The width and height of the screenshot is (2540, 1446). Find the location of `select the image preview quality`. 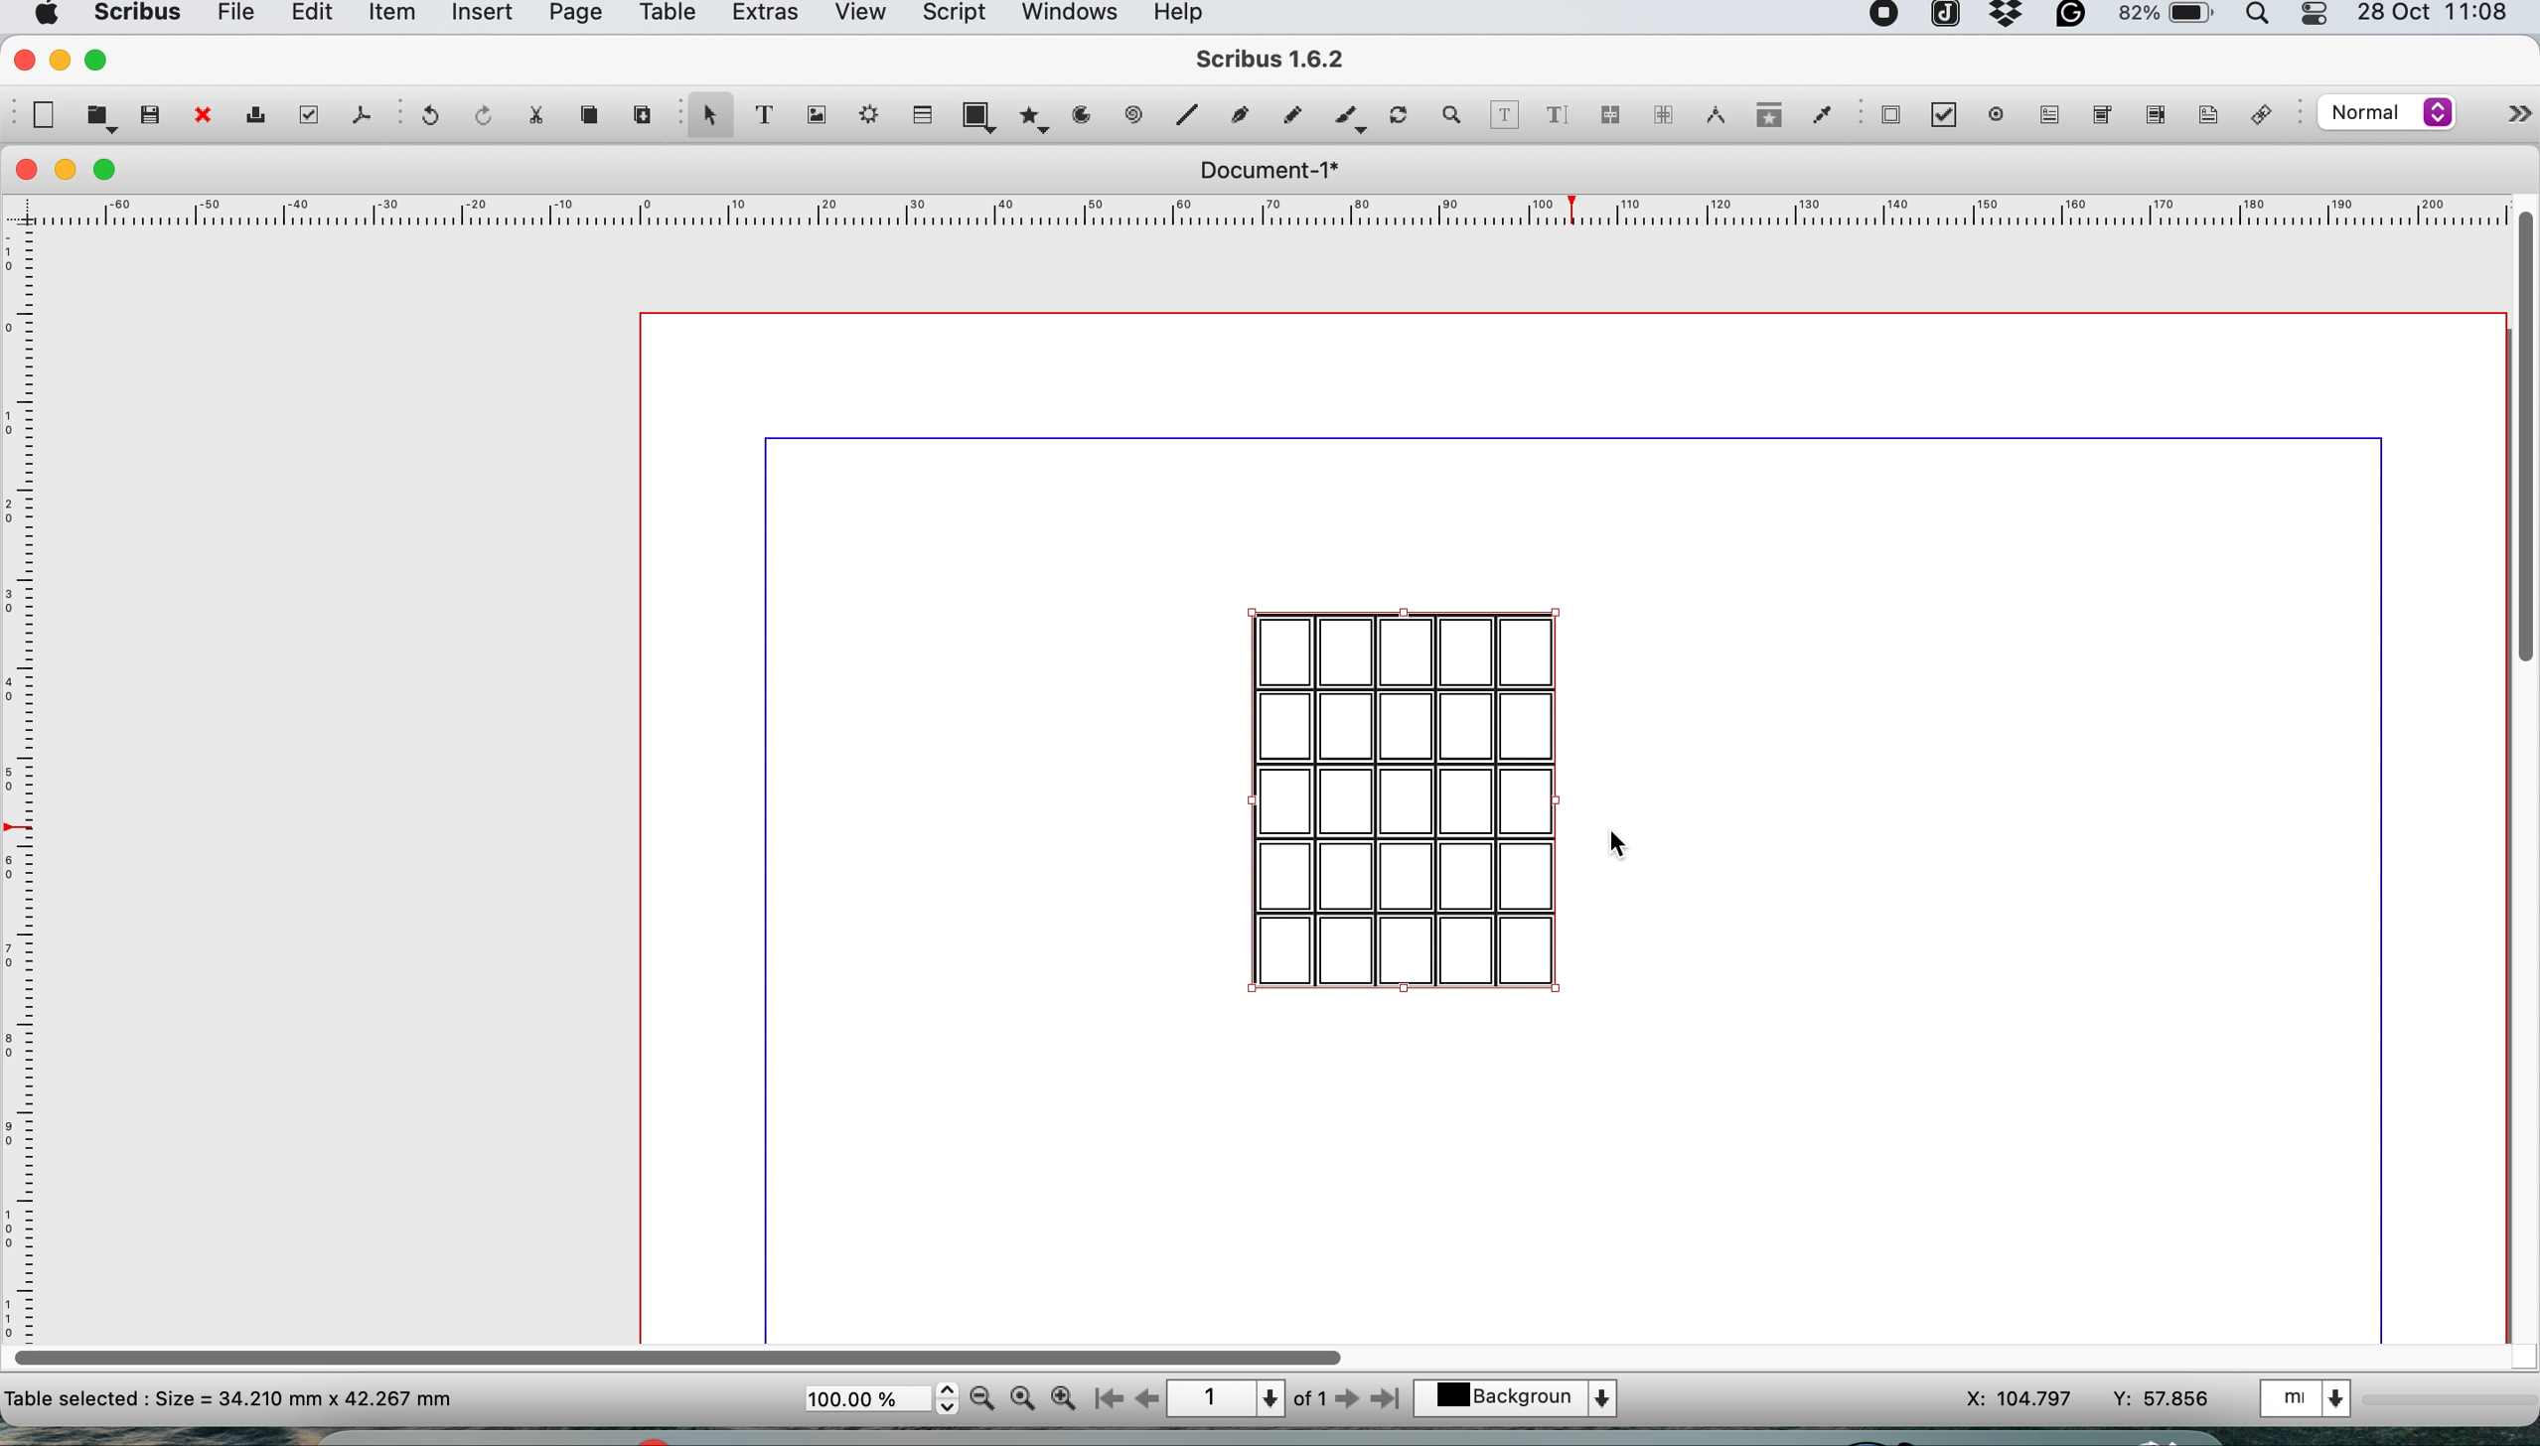

select the image preview quality is located at coordinates (2382, 112).